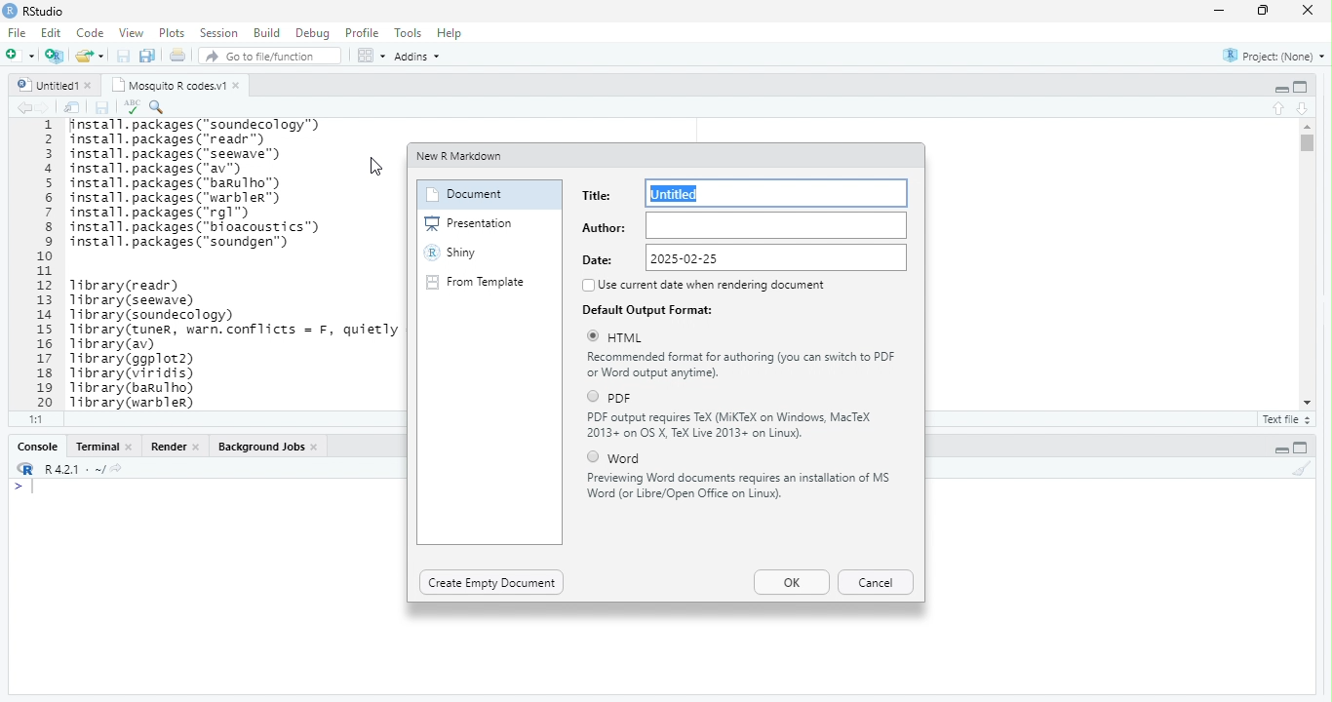 The image size is (1332, 702). I want to click on Profile, so click(364, 32).